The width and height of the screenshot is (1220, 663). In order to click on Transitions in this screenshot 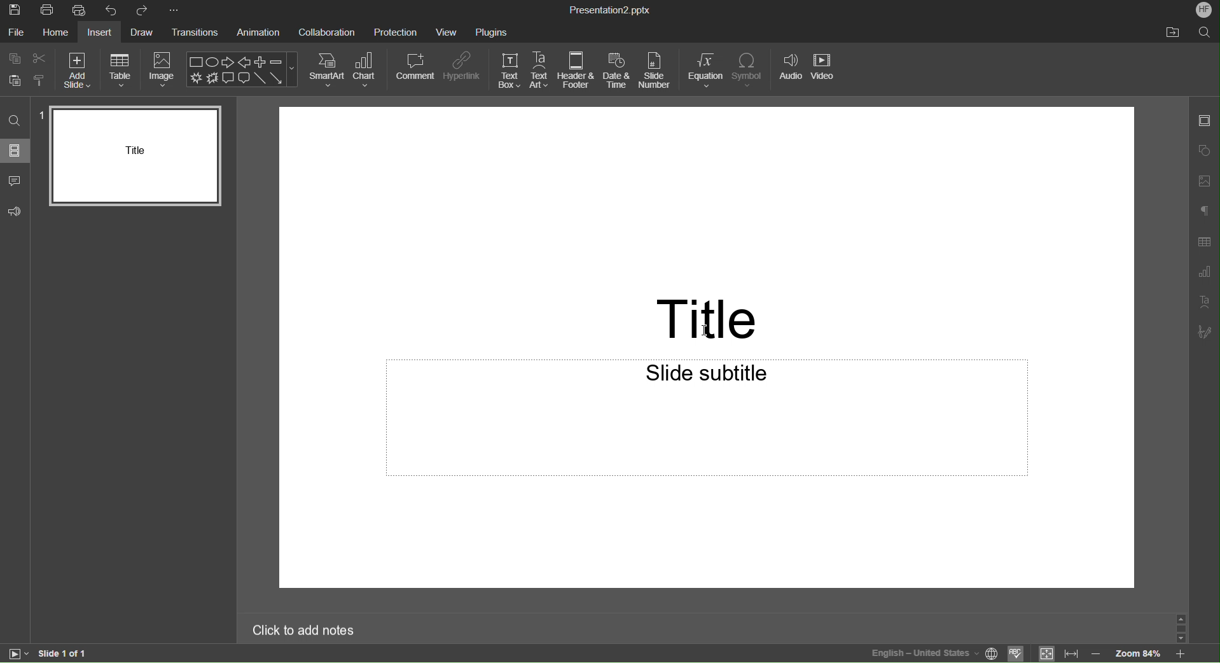, I will do `click(197, 32)`.